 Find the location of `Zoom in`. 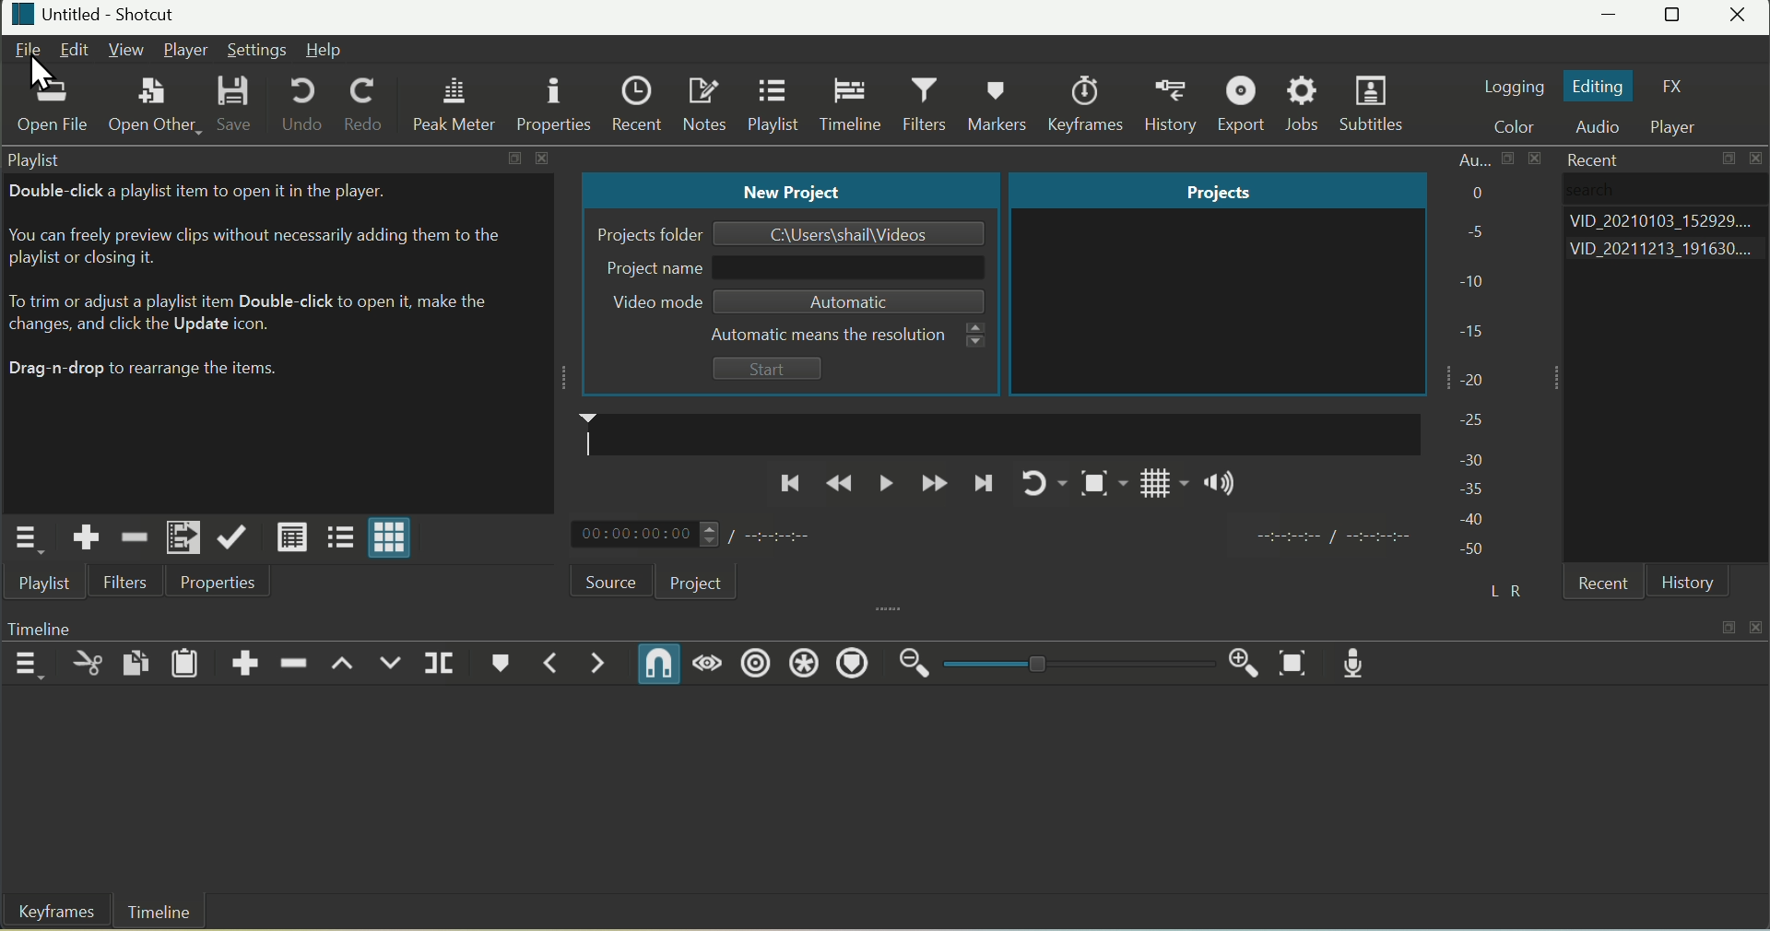

Zoom in is located at coordinates (1238, 659).